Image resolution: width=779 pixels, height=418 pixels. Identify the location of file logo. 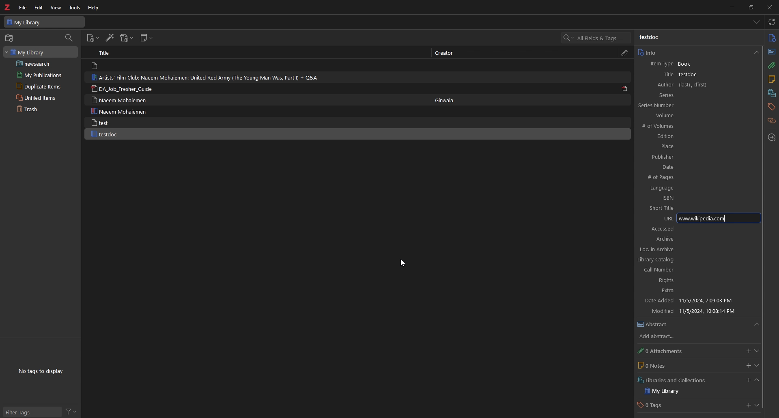
(95, 66).